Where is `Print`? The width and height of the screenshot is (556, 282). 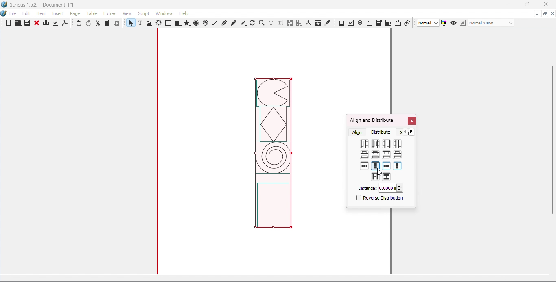 Print is located at coordinates (46, 24).